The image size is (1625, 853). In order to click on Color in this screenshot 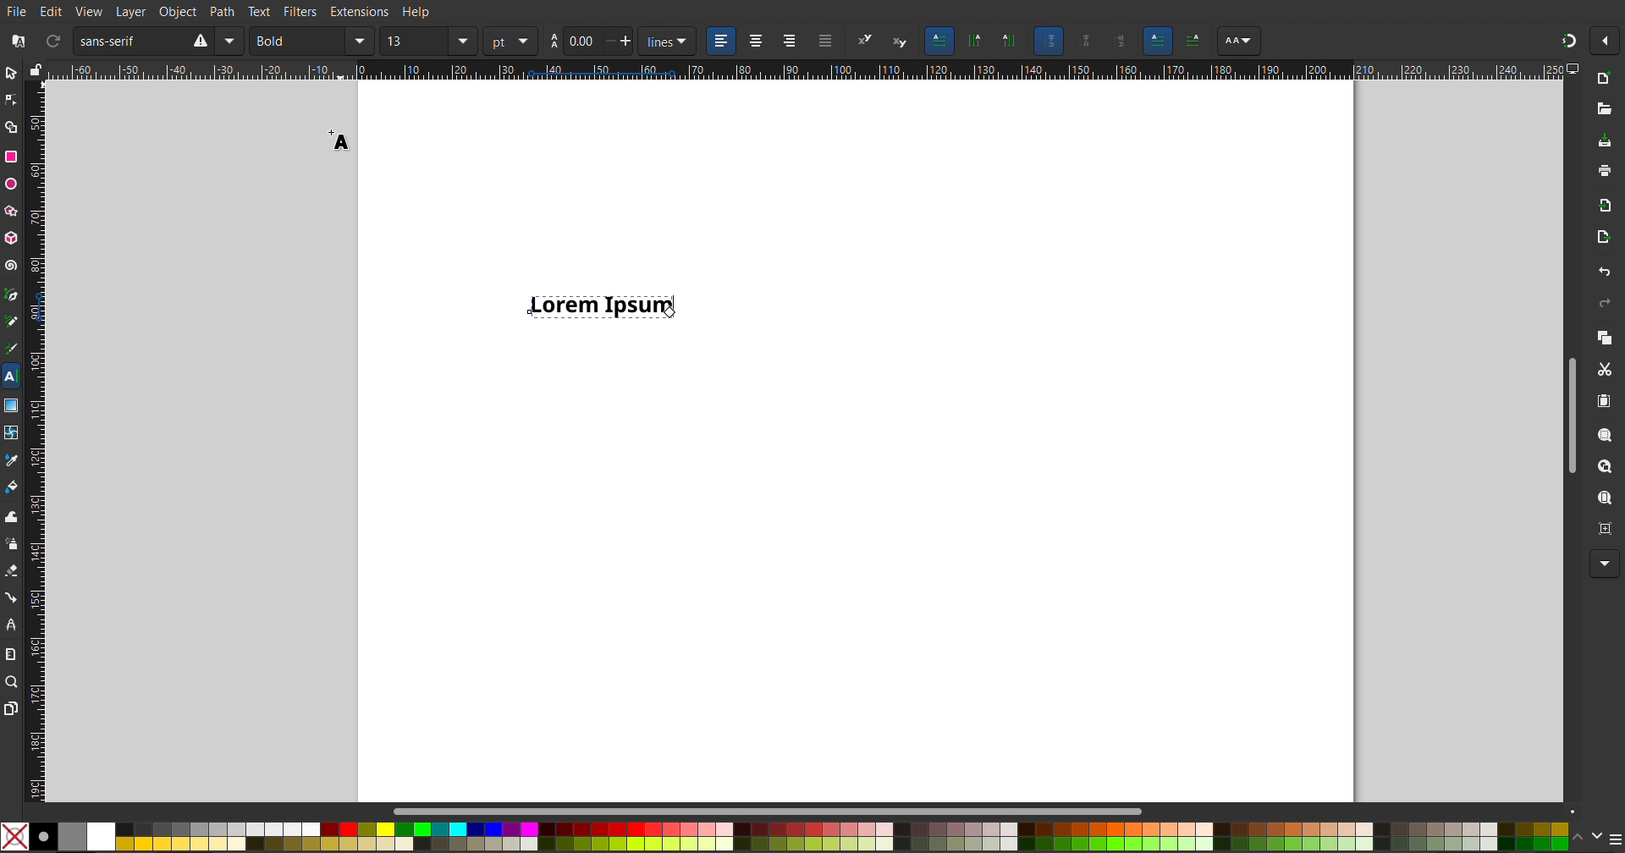, I will do `click(784, 834)`.